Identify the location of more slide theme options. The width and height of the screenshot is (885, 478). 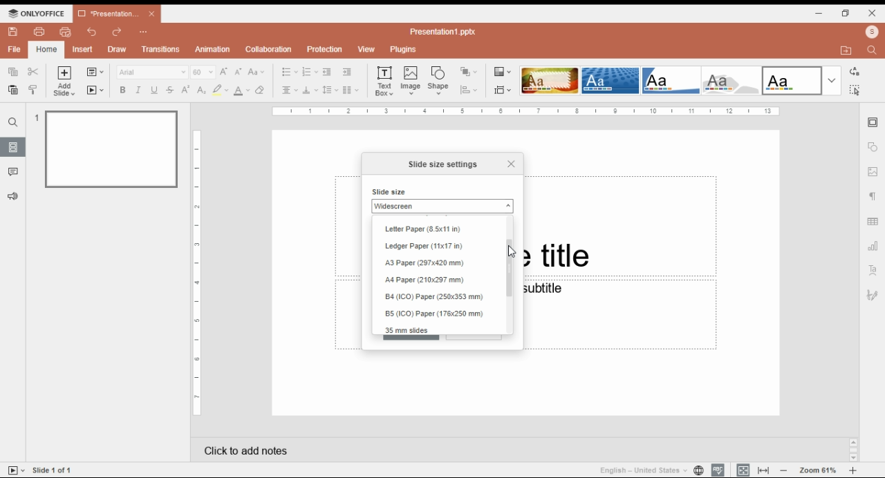
(832, 81).